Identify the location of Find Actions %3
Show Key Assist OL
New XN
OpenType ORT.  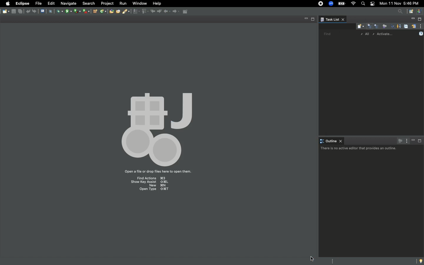
(150, 184).